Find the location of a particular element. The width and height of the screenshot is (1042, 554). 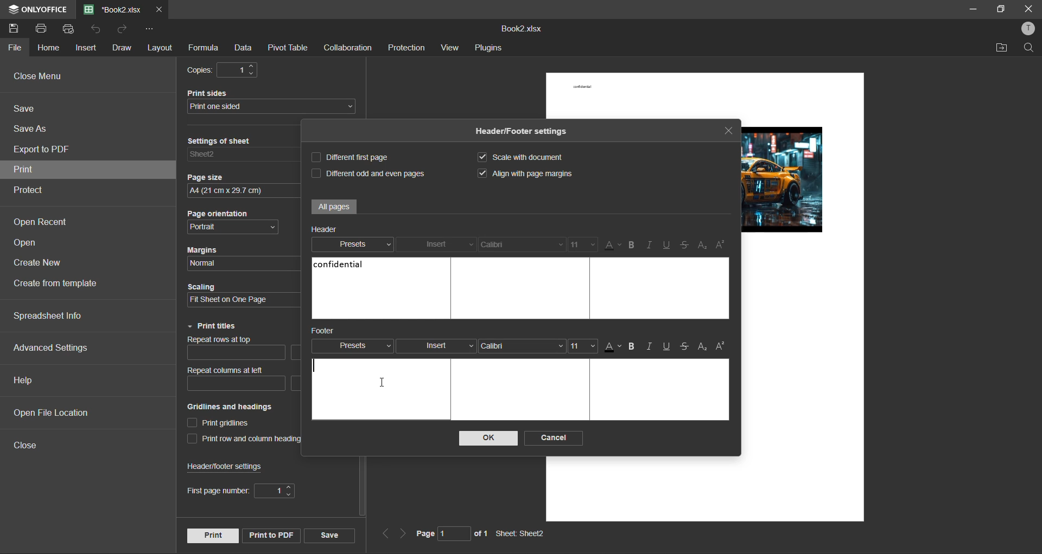

ok is located at coordinates (488, 438).